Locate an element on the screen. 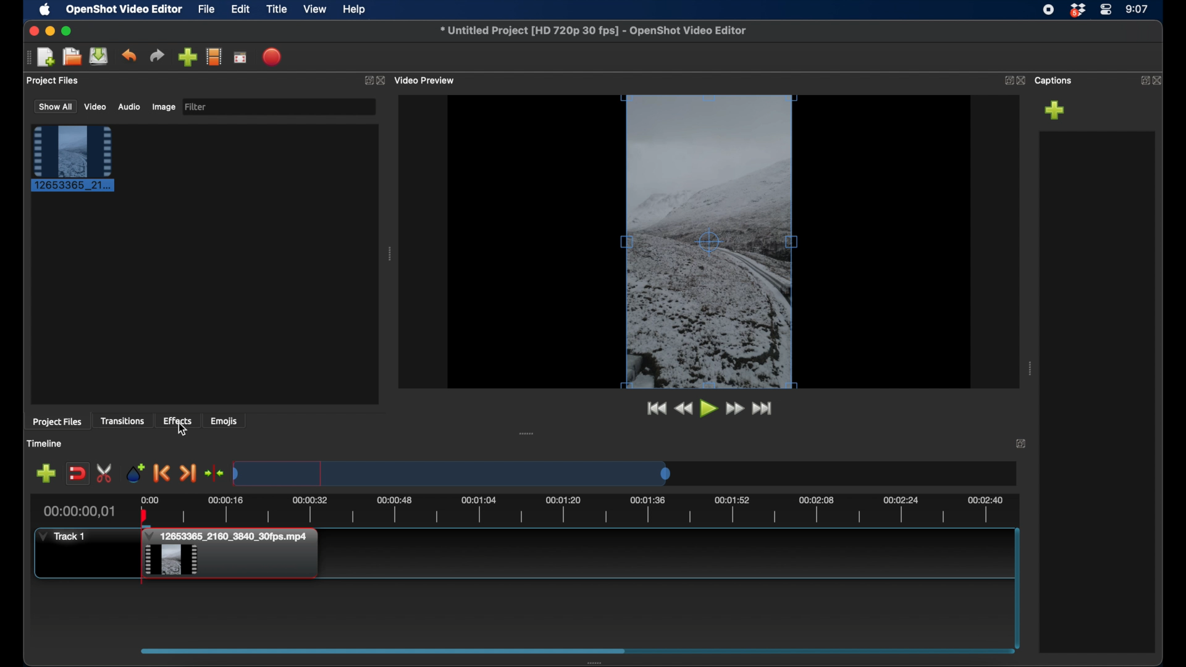  full screen is located at coordinates (240, 57).